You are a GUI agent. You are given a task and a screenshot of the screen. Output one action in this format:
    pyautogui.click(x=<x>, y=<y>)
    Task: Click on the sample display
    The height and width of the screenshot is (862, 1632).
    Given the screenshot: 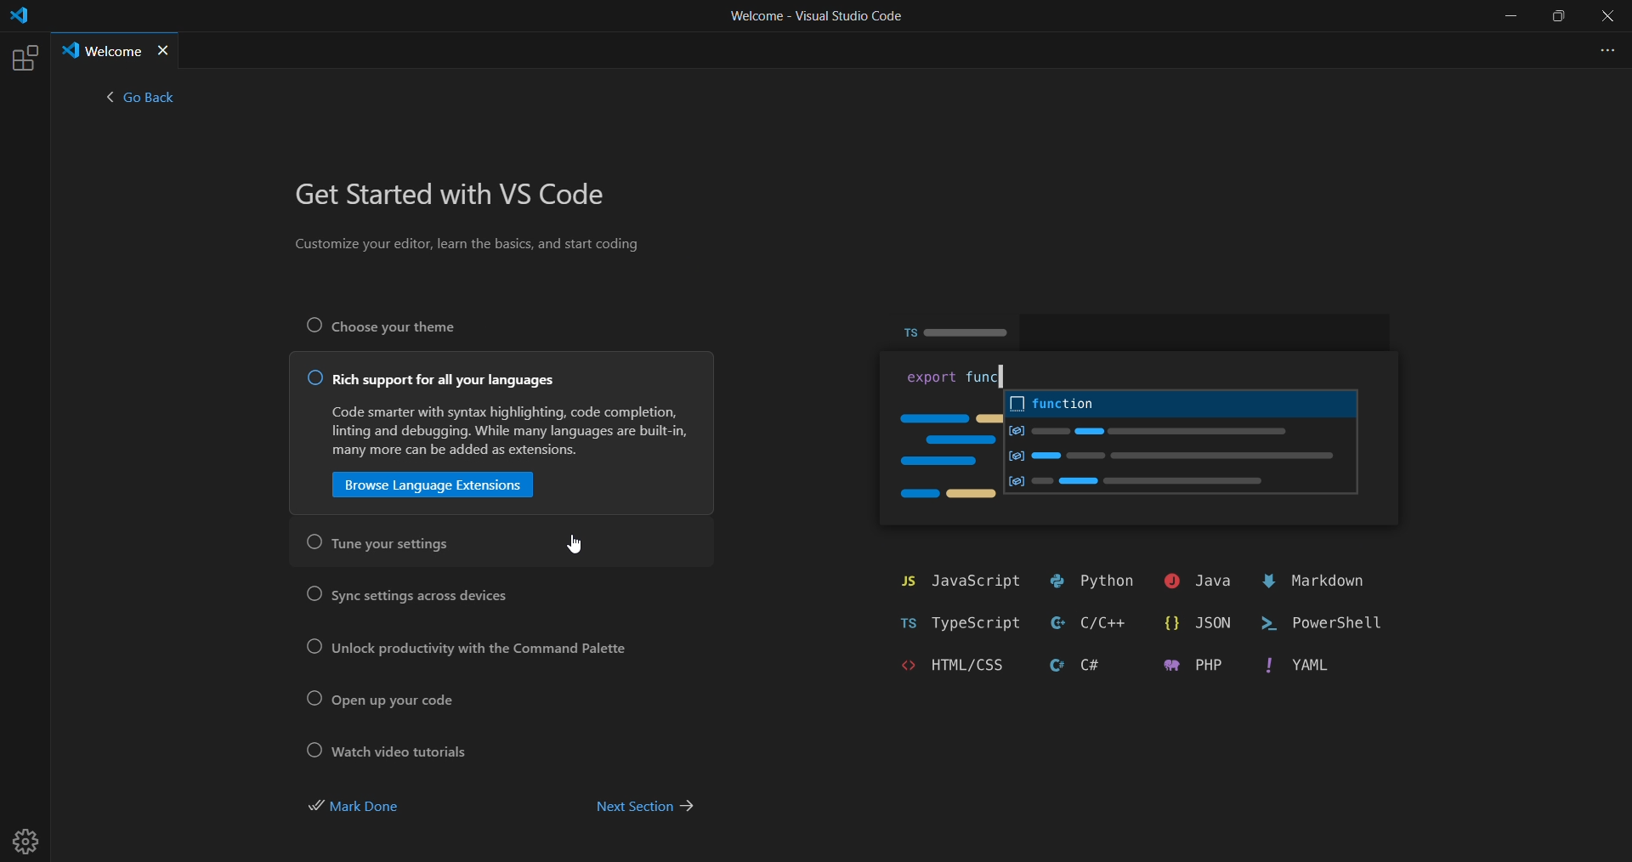 What is the action you would take?
    pyautogui.click(x=1150, y=426)
    